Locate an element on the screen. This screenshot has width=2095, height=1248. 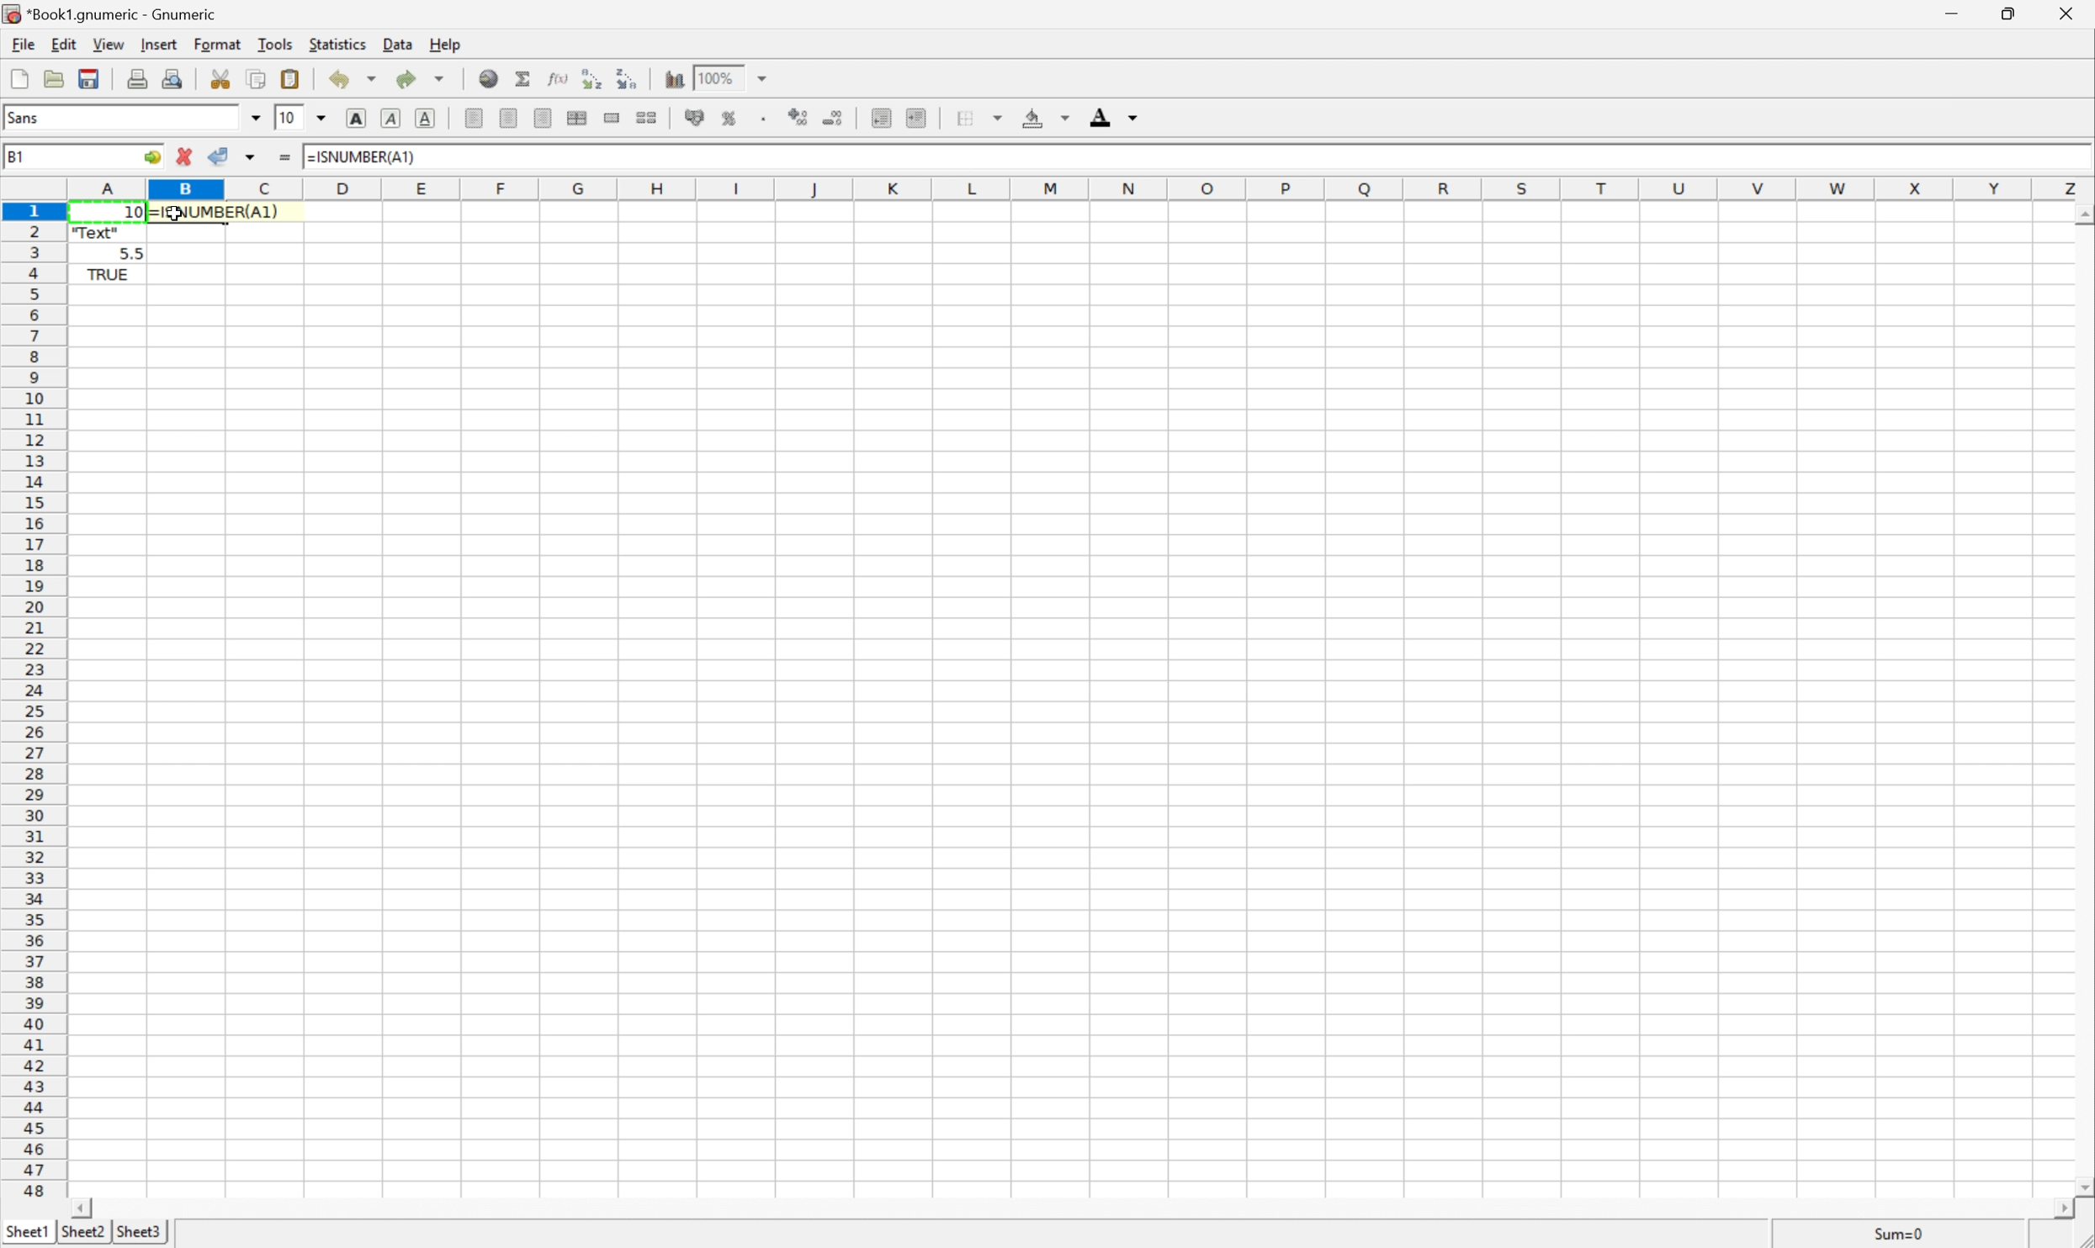
 Center horizontally across selection is located at coordinates (578, 119).